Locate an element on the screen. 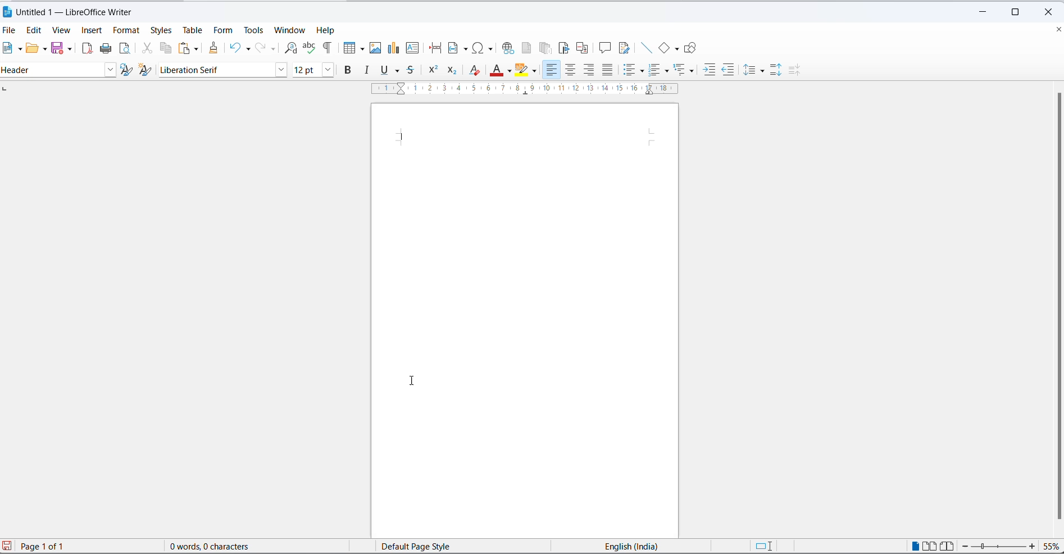 The height and width of the screenshot is (554, 1064). Page 1 of 1 is located at coordinates (61, 546).